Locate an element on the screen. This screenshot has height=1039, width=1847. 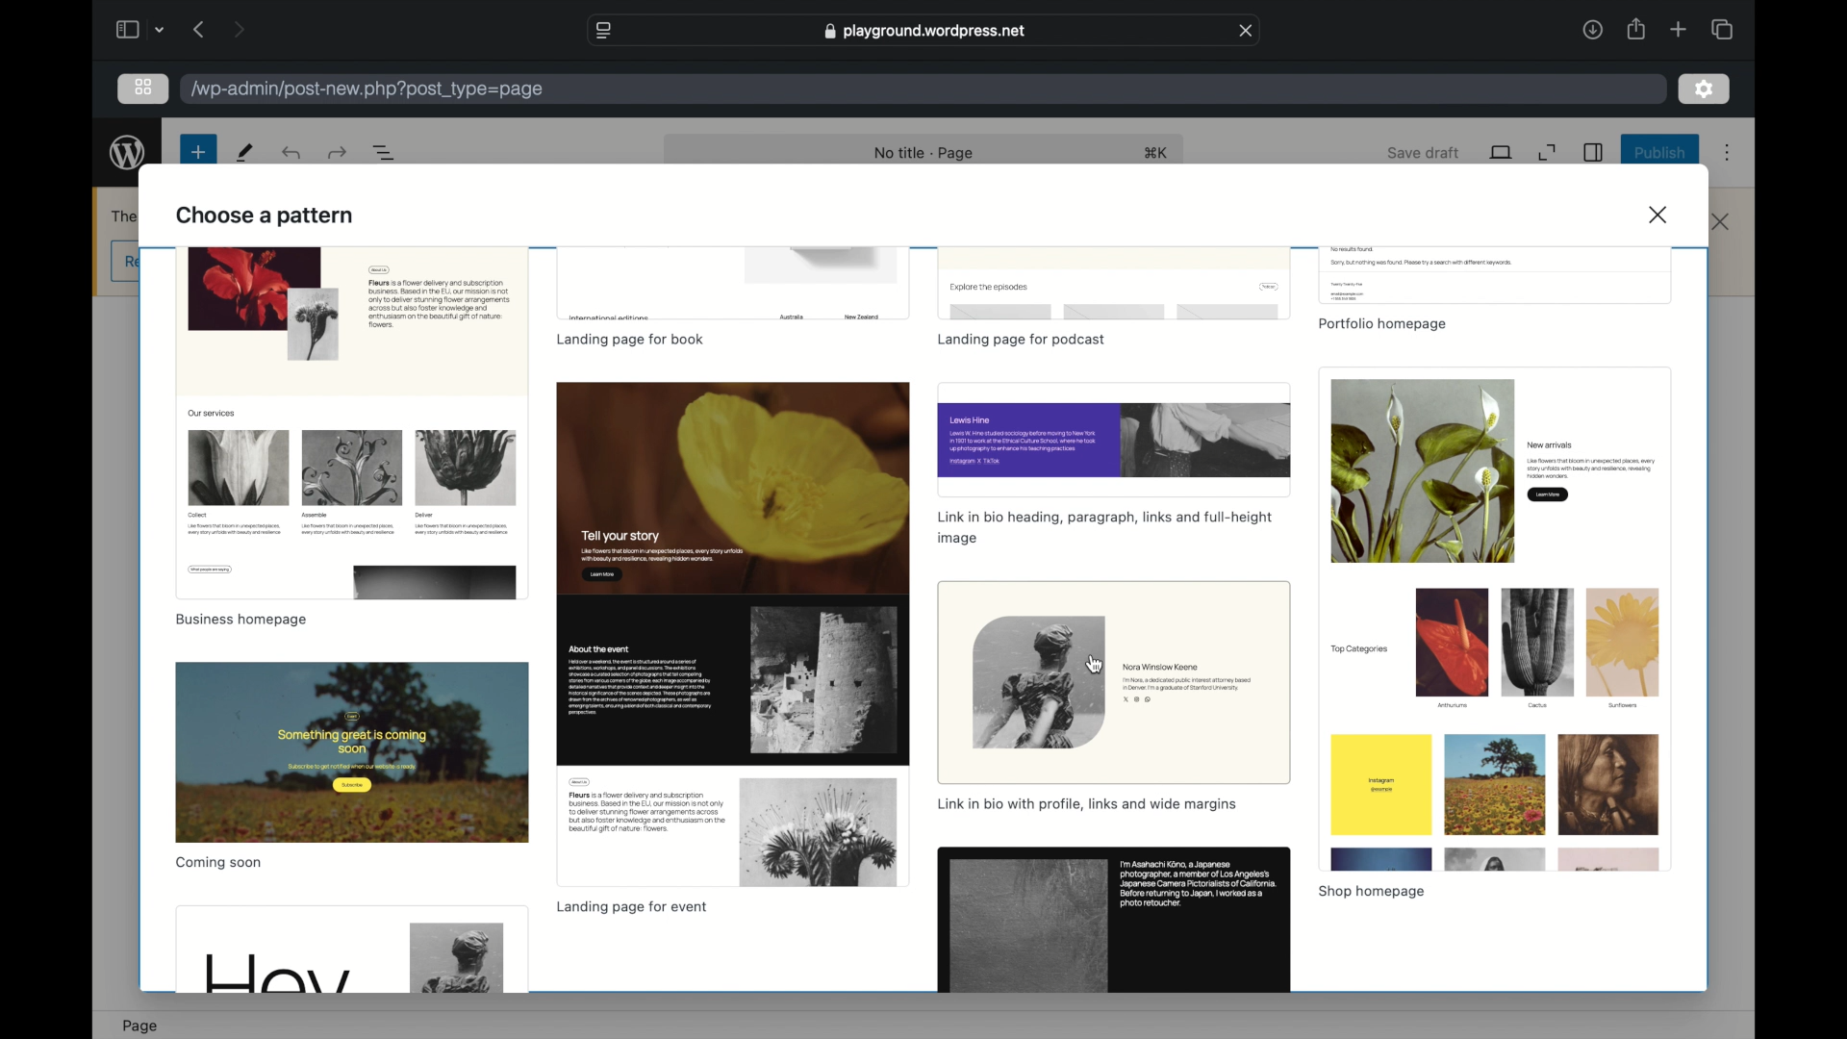
tools is located at coordinates (246, 152).